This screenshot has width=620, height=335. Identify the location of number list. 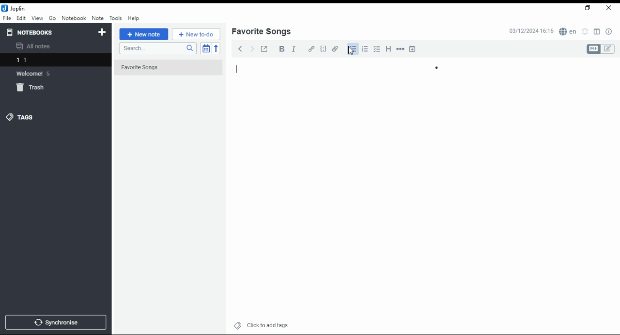
(365, 48).